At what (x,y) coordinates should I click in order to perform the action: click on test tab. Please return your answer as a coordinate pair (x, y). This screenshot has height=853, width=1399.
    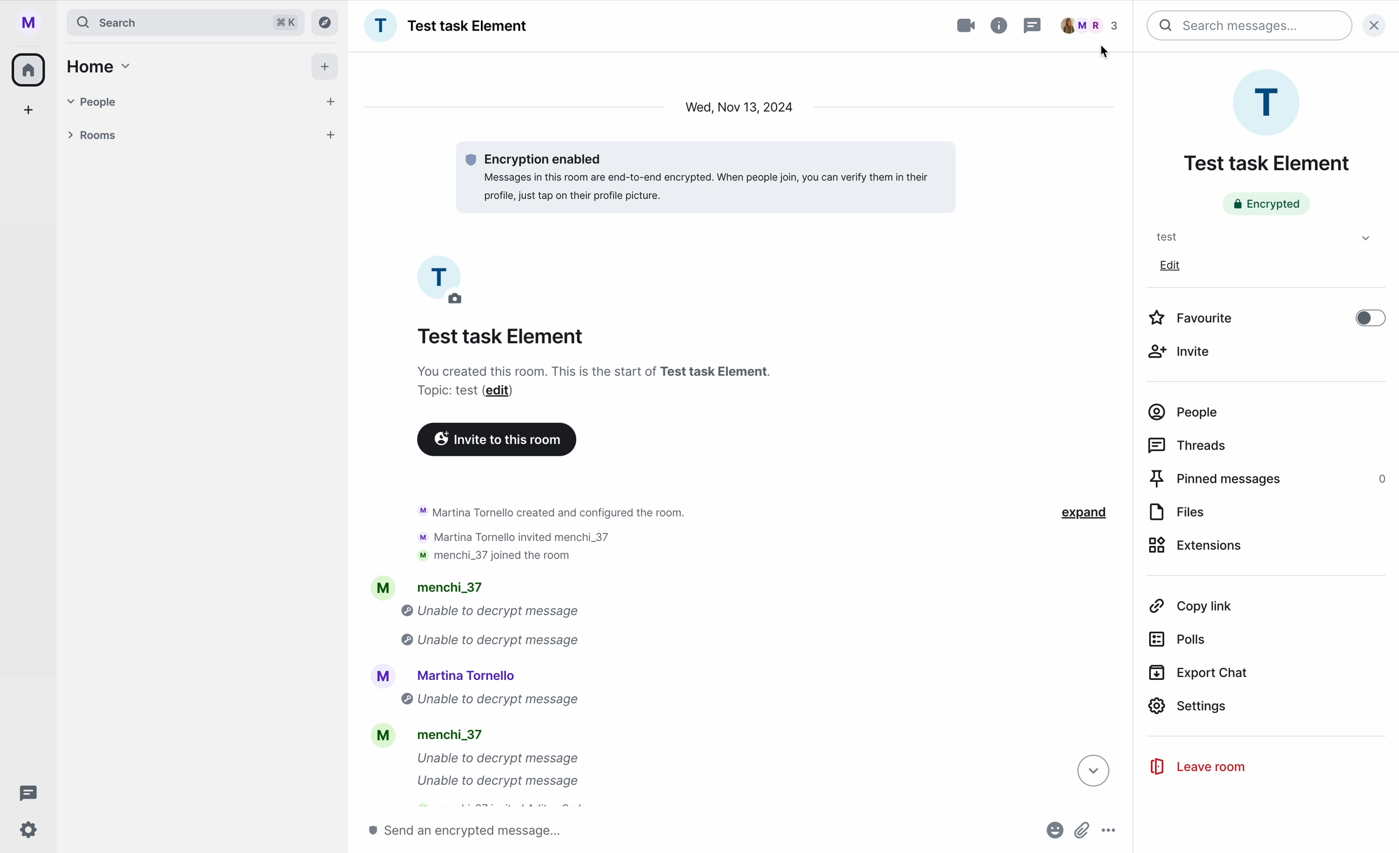
    Looking at the image, I should click on (1259, 237).